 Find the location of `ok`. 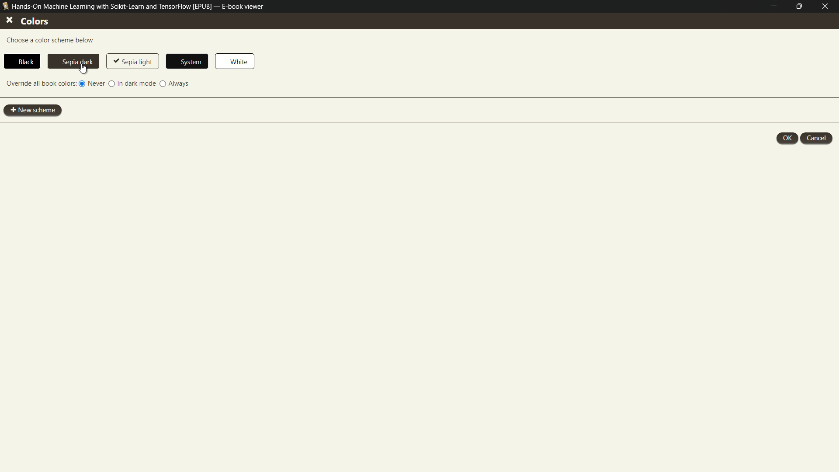

ok is located at coordinates (788, 138).